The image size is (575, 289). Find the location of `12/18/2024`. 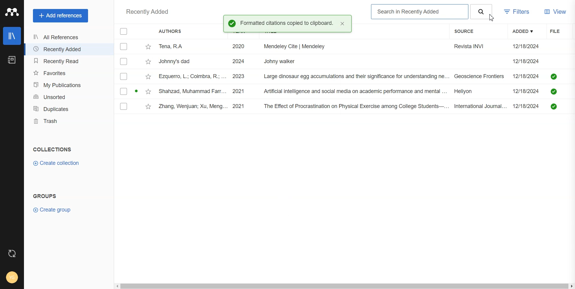

12/18/2024 is located at coordinates (526, 61).